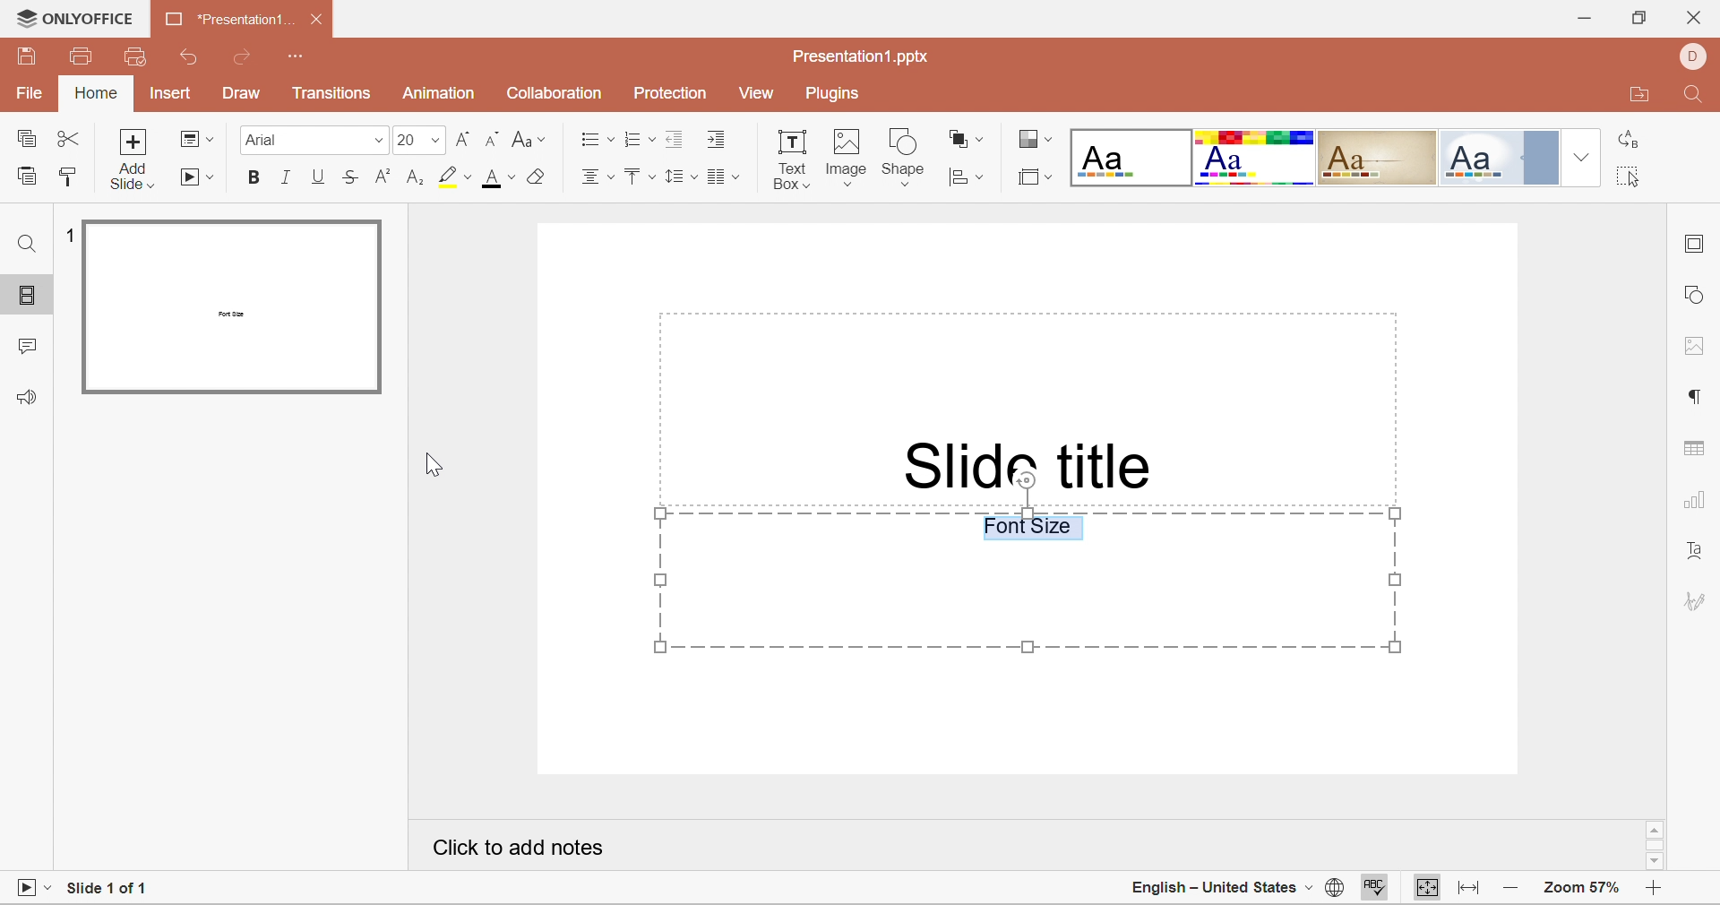 This screenshot has width=1720, height=905. I want to click on Underline, so click(319, 177).